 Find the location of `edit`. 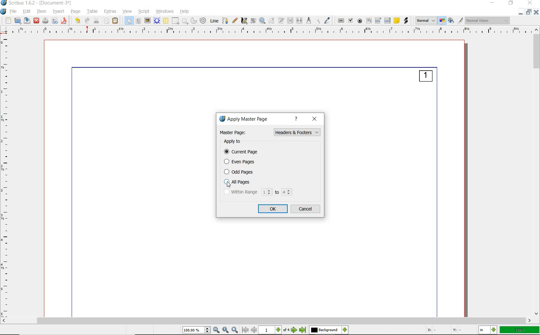

edit is located at coordinates (26, 11).